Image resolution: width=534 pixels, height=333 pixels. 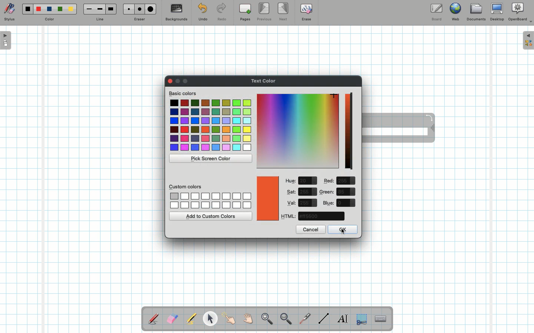 I want to click on Stylus, so click(x=9, y=12).